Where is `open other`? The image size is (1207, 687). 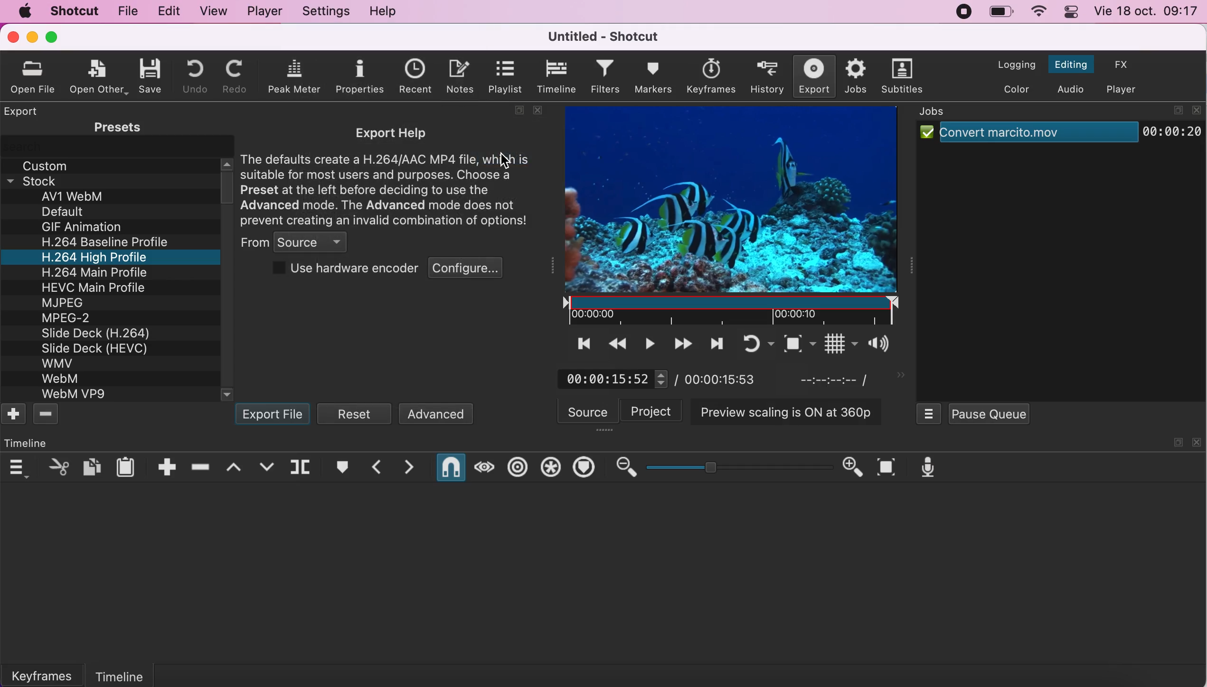 open other is located at coordinates (100, 75).